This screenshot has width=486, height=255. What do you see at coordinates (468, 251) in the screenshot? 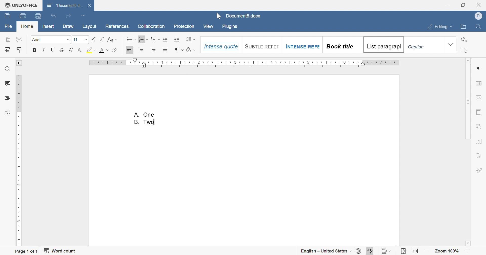
I see `zoom in` at bounding box center [468, 251].